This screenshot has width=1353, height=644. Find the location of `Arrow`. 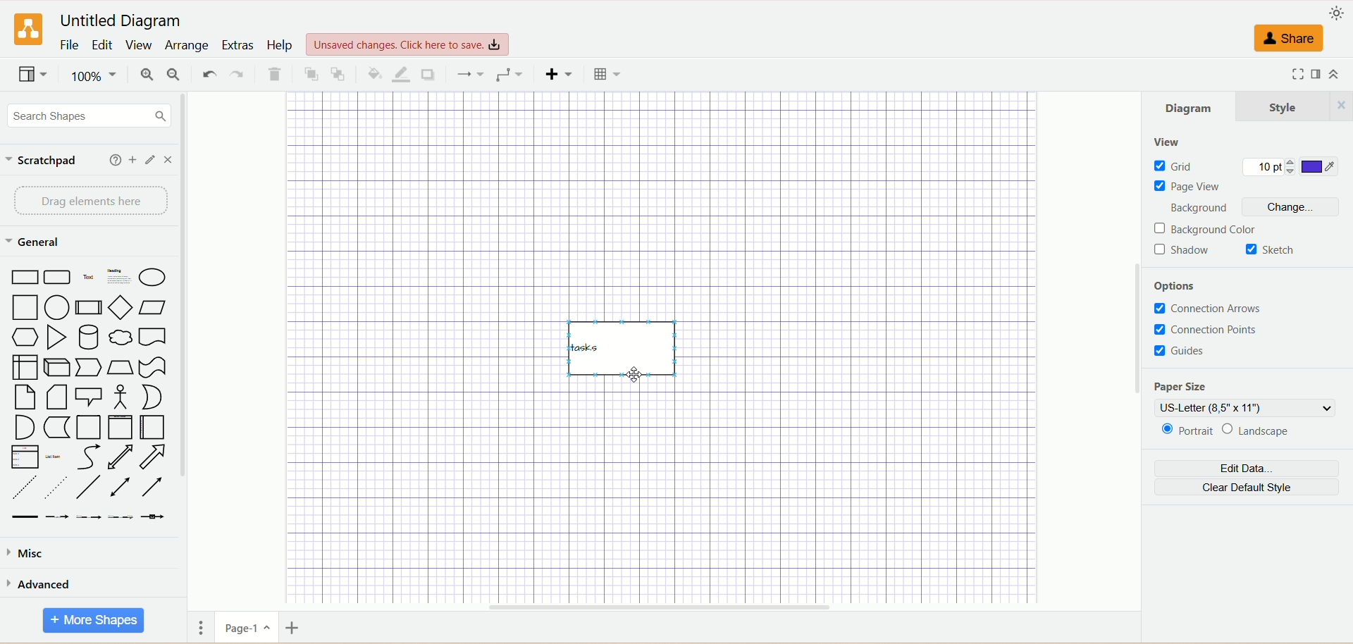

Arrow is located at coordinates (154, 457).